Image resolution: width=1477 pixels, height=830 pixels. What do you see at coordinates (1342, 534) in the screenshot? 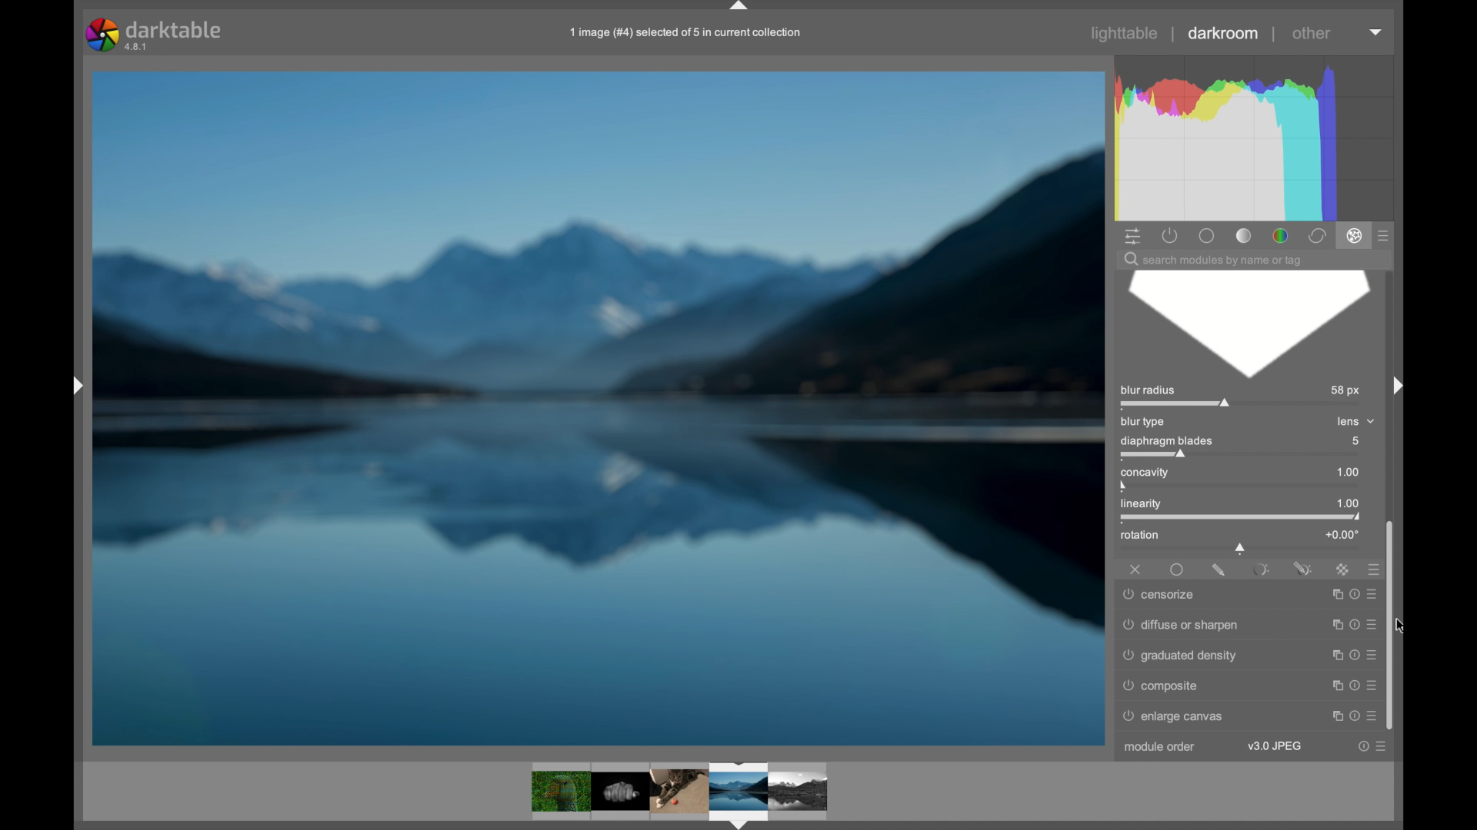
I see `+0.00` at bounding box center [1342, 534].